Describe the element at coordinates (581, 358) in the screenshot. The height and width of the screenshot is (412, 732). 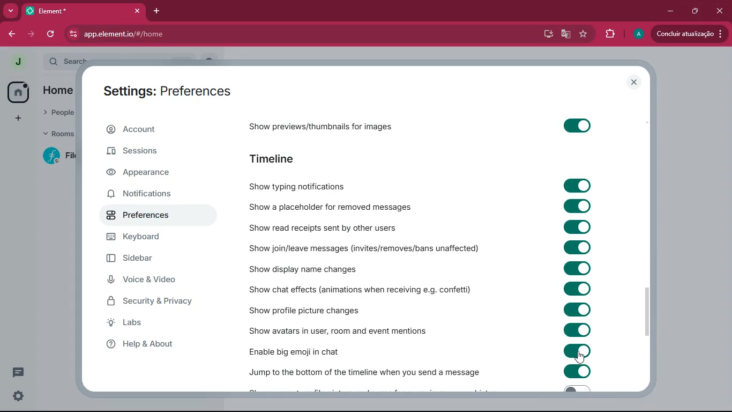
I see `cursor on toggle on` at that location.